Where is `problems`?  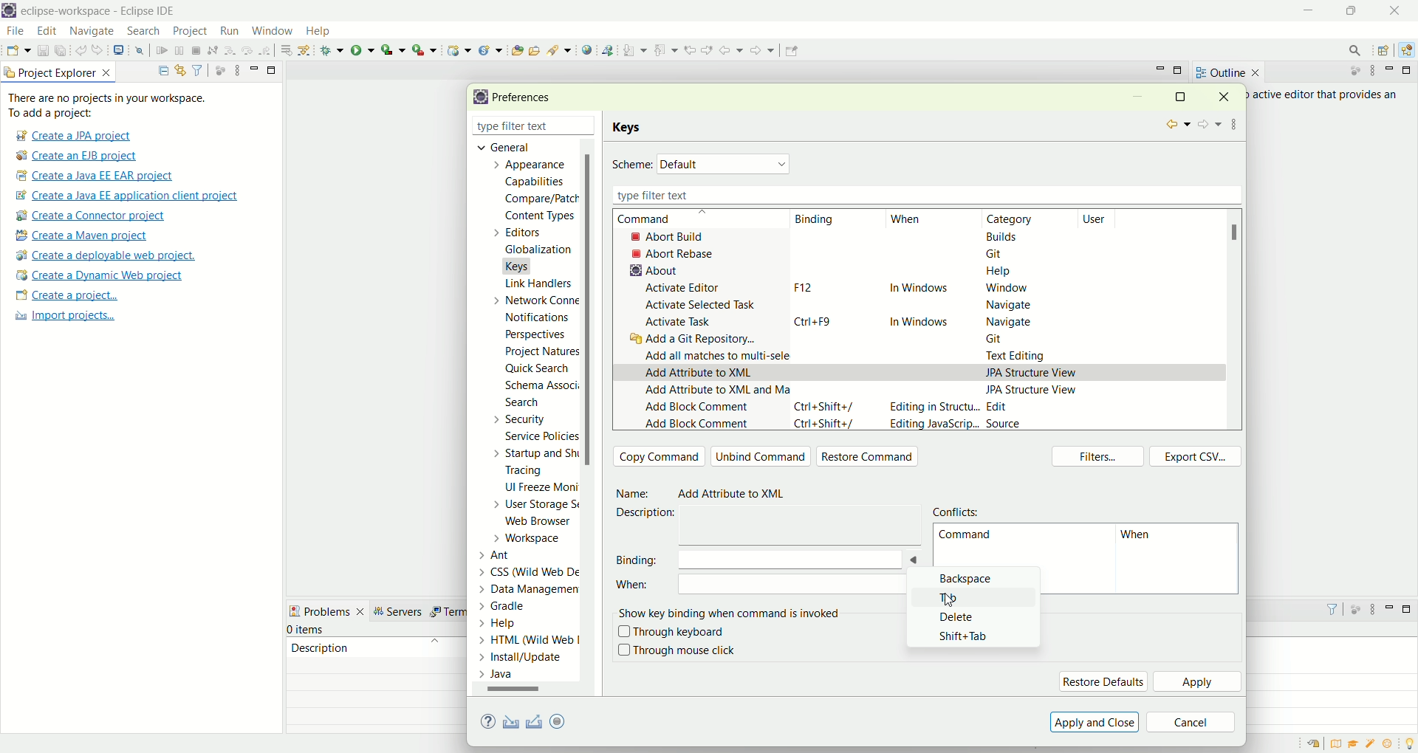
problems is located at coordinates (327, 610).